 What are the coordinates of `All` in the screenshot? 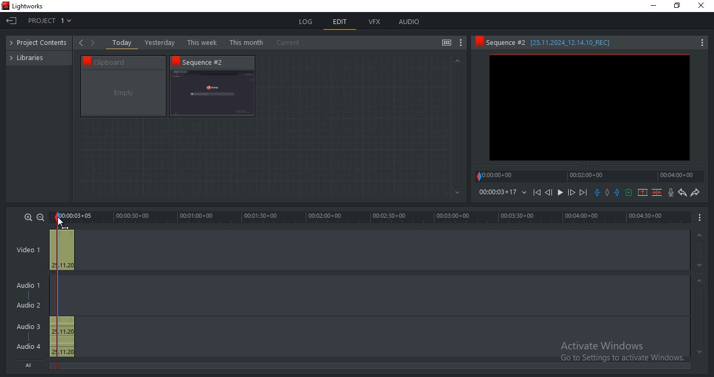 It's located at (31, 364).